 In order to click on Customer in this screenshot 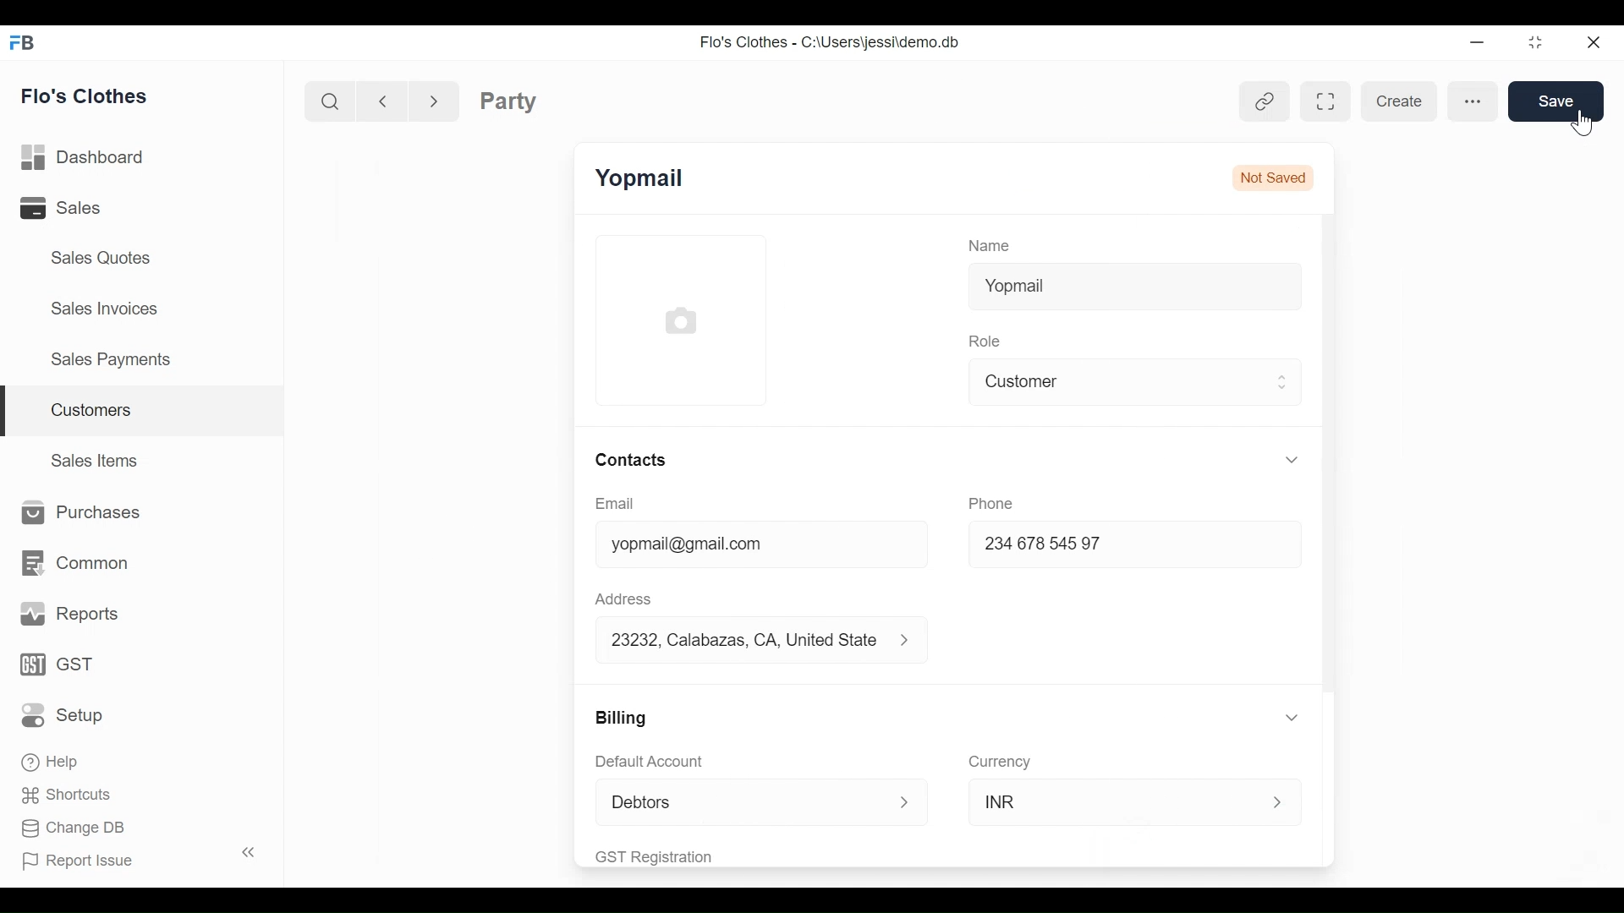, I will do `click(1120, 382)`.